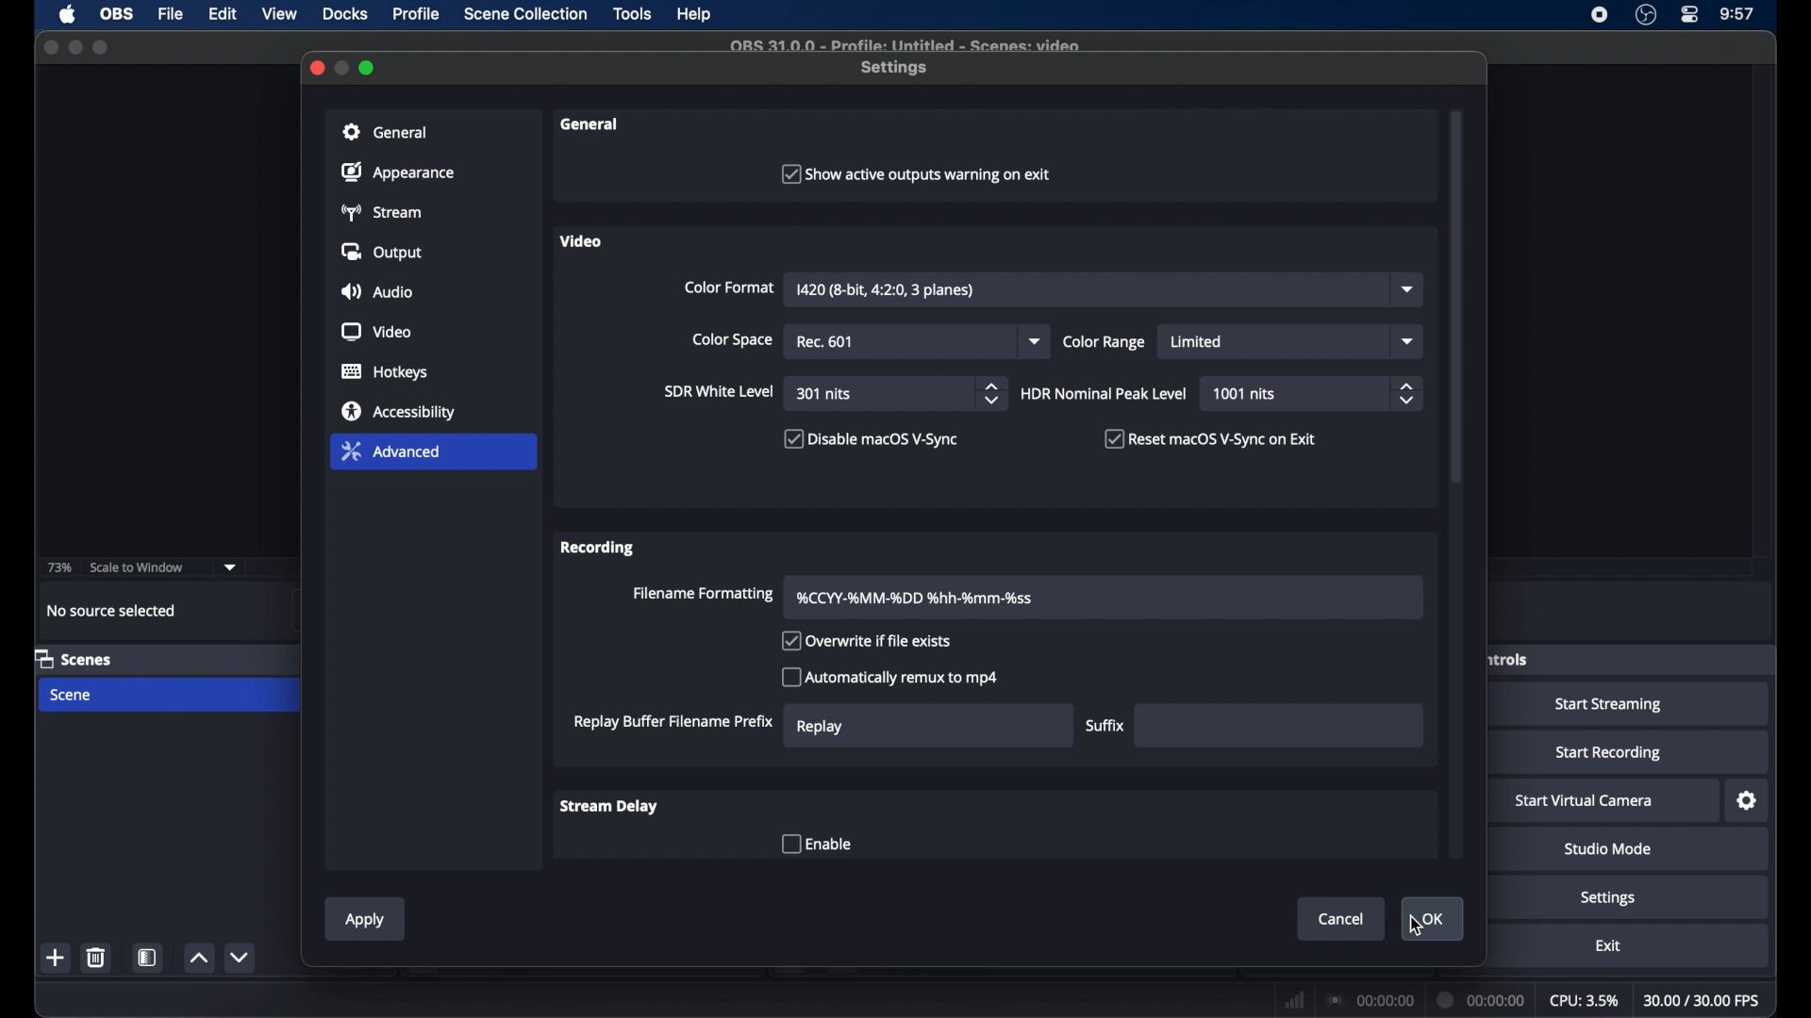  I want to click on scene filters, so click(148, 957).